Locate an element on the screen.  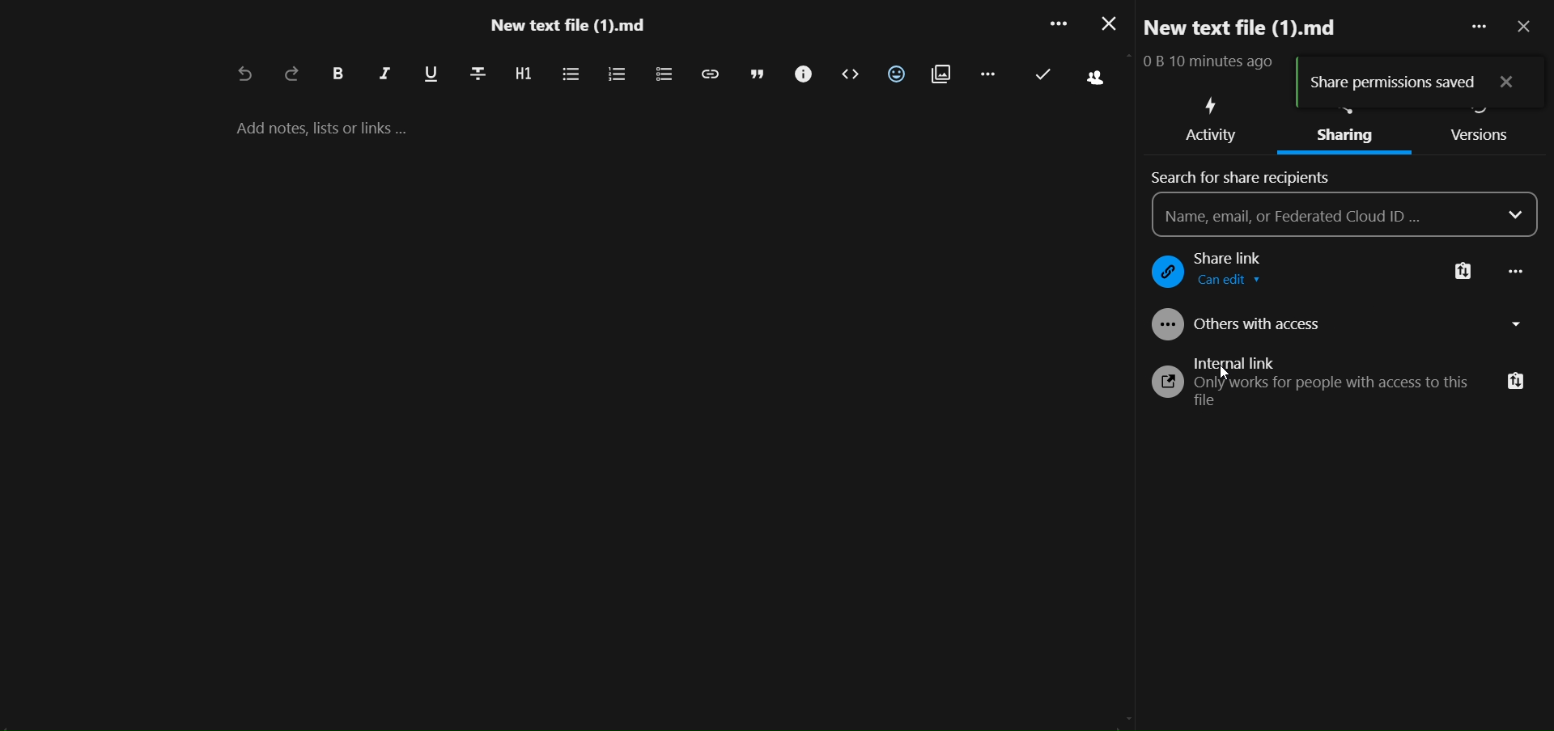
code block is located at coordinates (851, 75).